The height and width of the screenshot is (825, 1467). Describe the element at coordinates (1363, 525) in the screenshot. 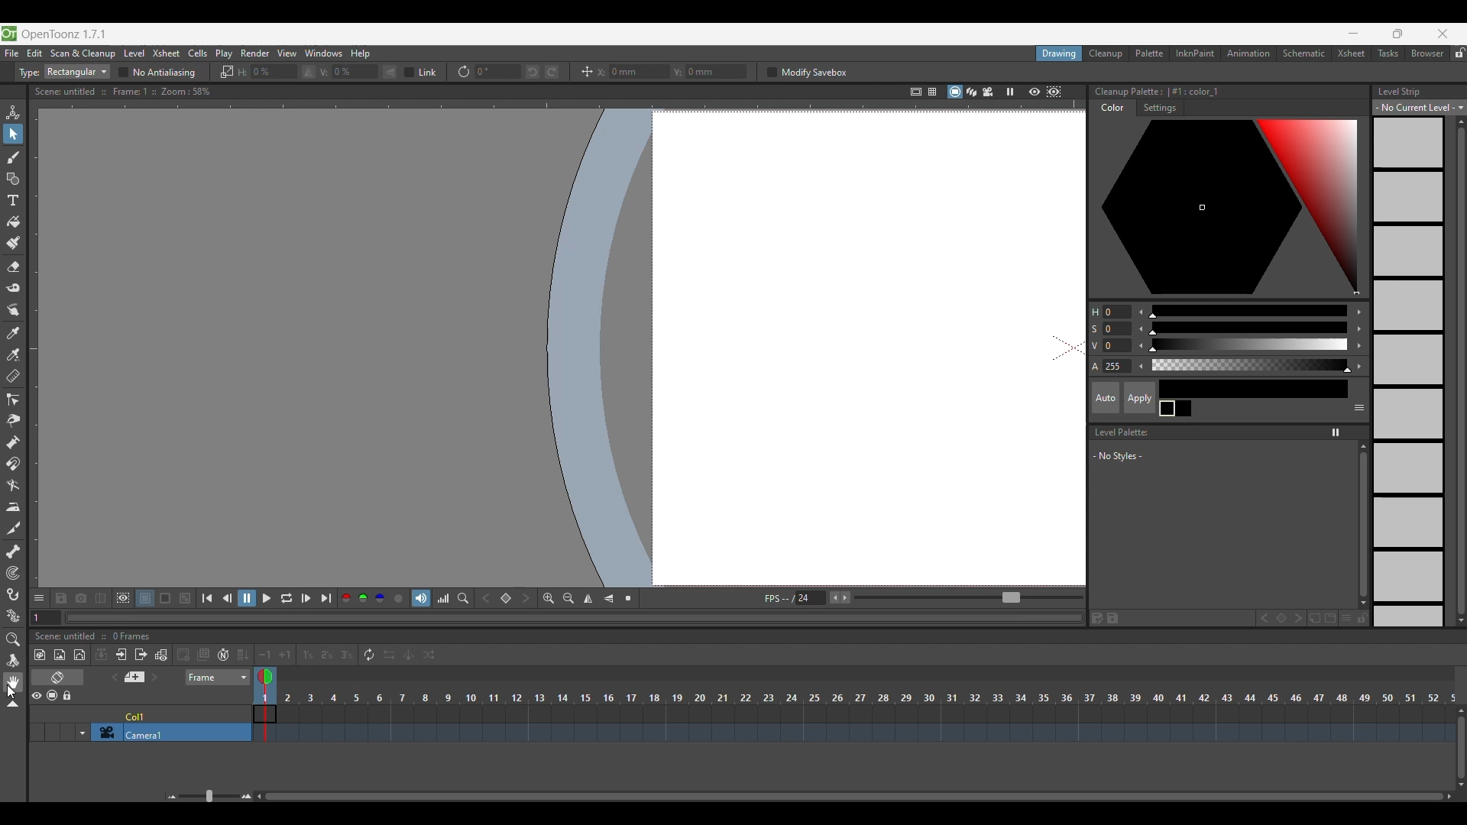

I see `Vertical slide bar` at that location.